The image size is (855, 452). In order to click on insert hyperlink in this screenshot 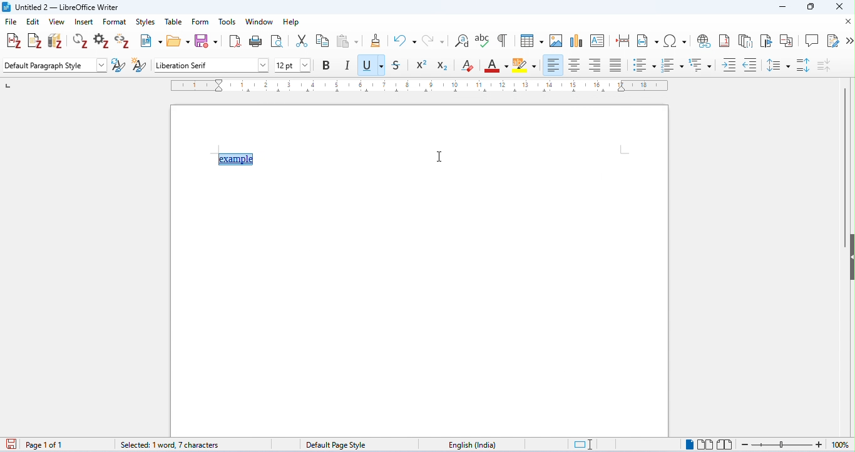, I will do `click(702, 39)`.